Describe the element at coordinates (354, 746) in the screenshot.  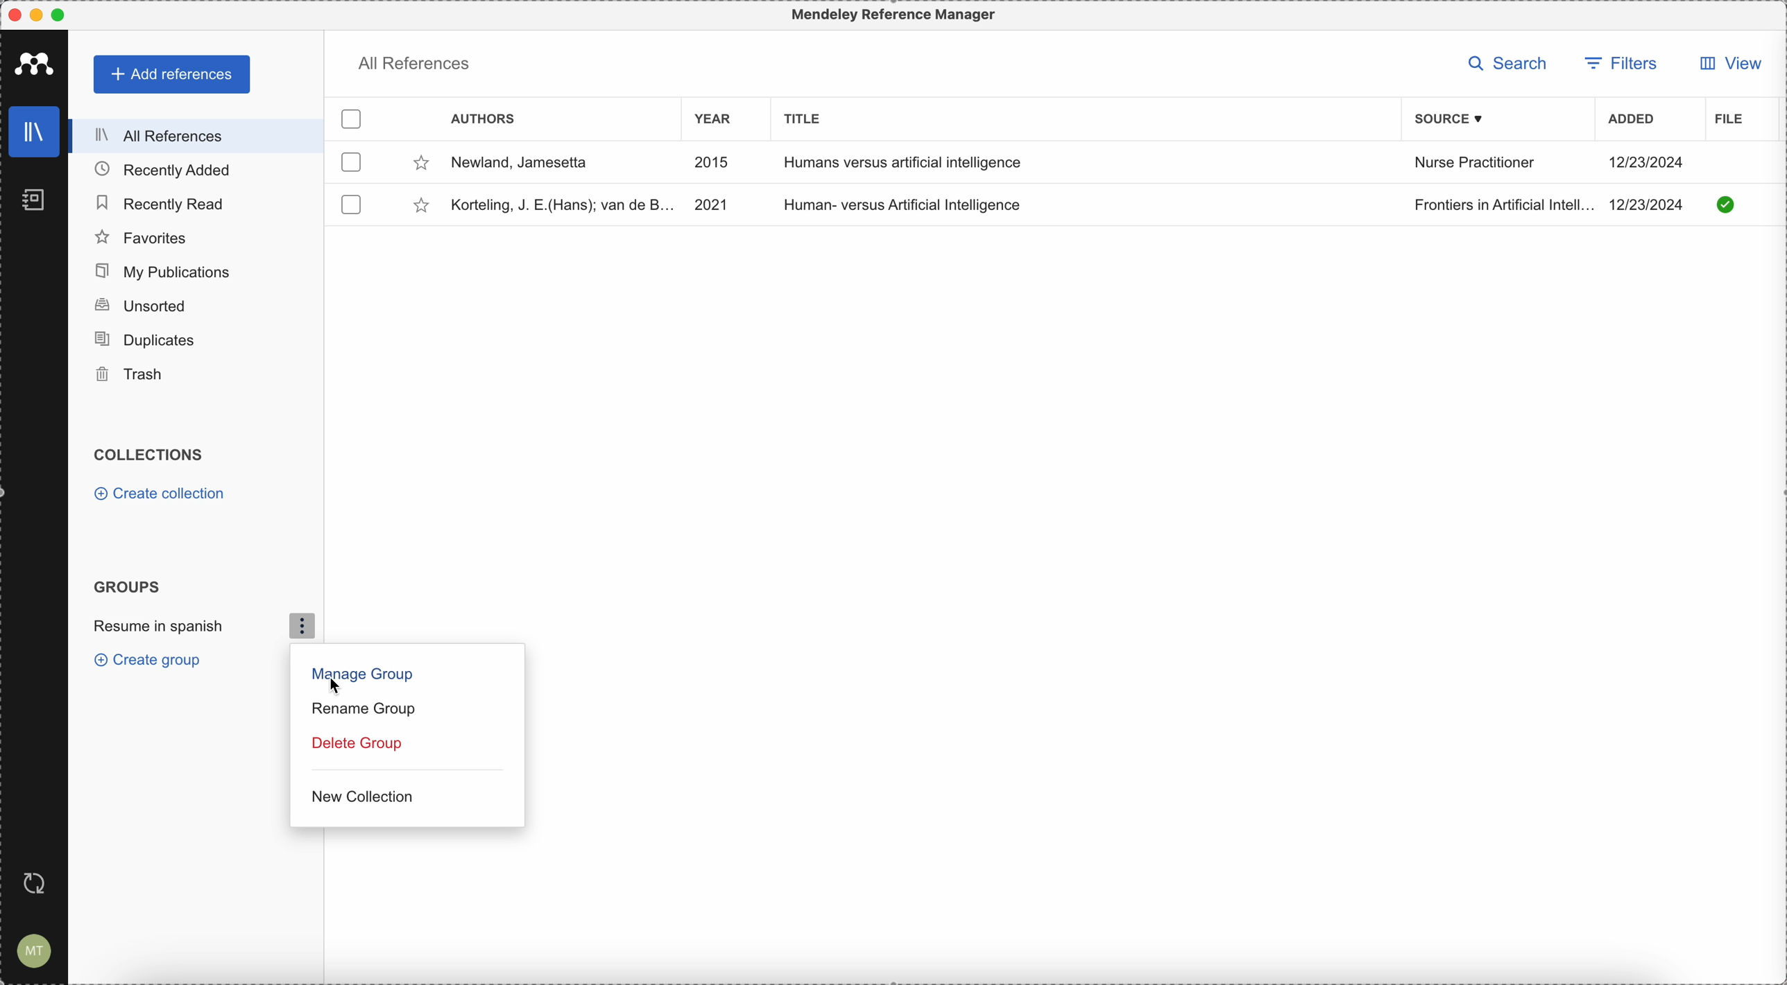
I see `delete group` at that location.